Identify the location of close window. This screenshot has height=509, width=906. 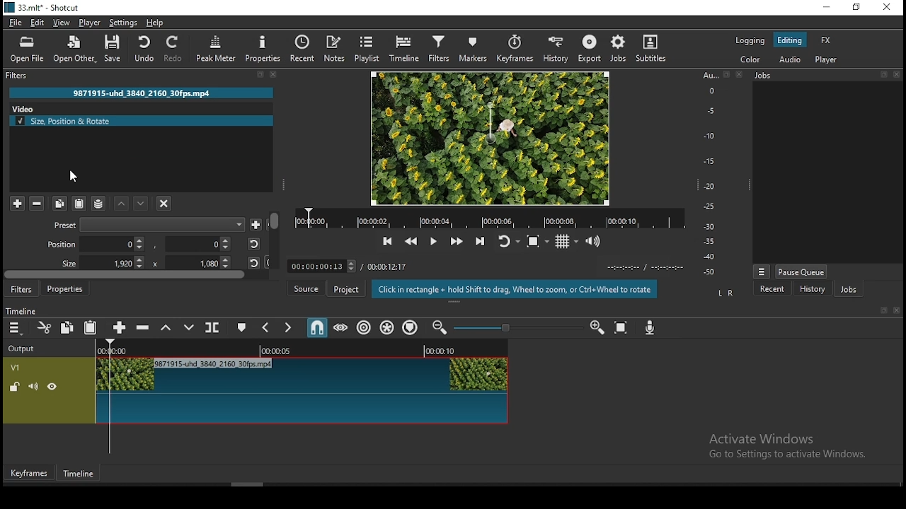
(885, 7).